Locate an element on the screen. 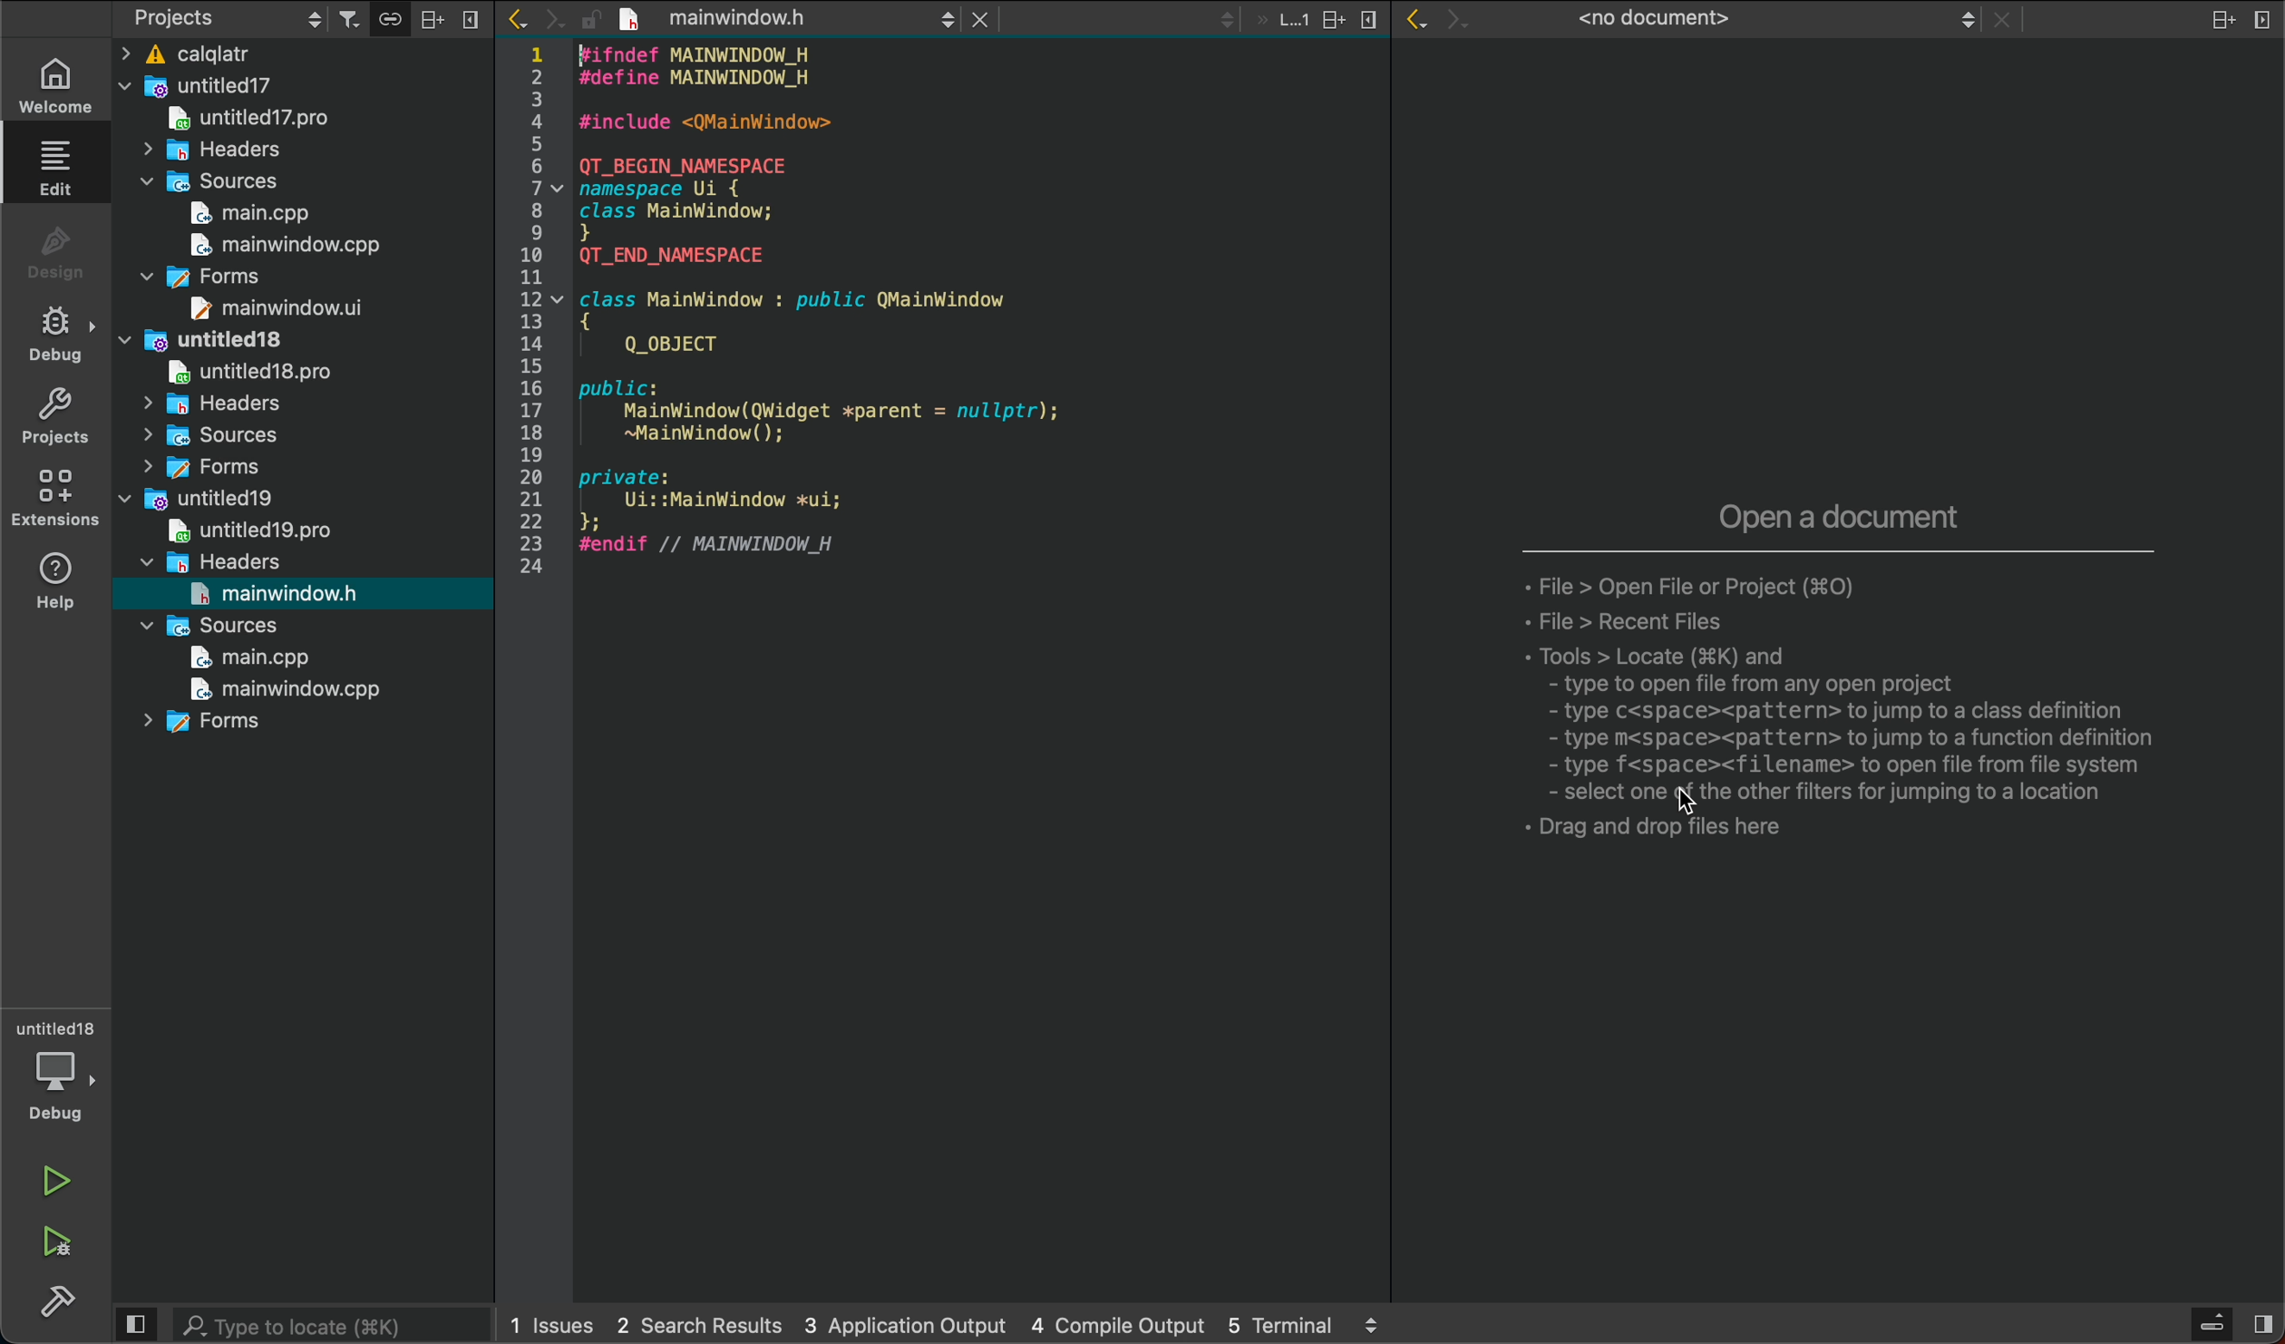 The width and height of the screenshot is (2285, 1344). untitled18 is located at coordinates (210, 340).